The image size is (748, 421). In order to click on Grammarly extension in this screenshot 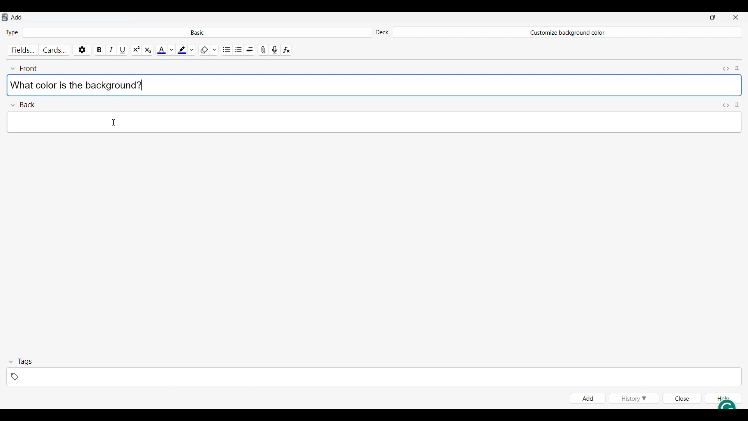, I will do `click(720, 404)`.